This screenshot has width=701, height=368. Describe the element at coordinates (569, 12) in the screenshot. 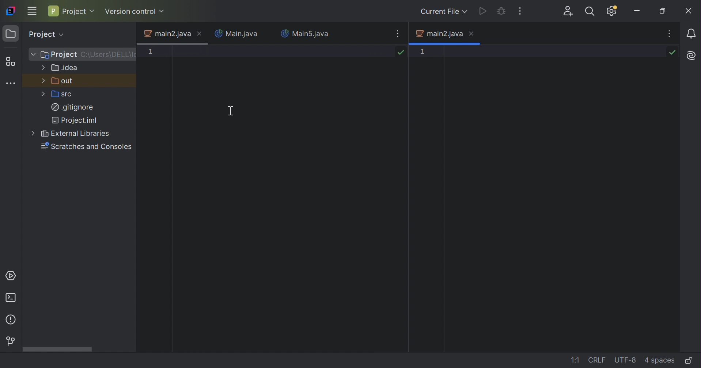

I see `Code with me` at that location.